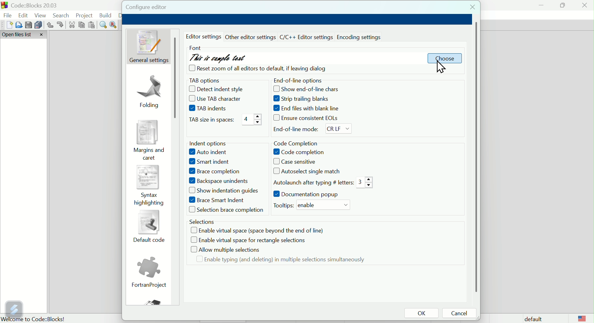  What do you see at coordinates (259, 230) in the screenshot?
I see `Enable virtual space space beyond the end of line` at bounding box center [259, 230].